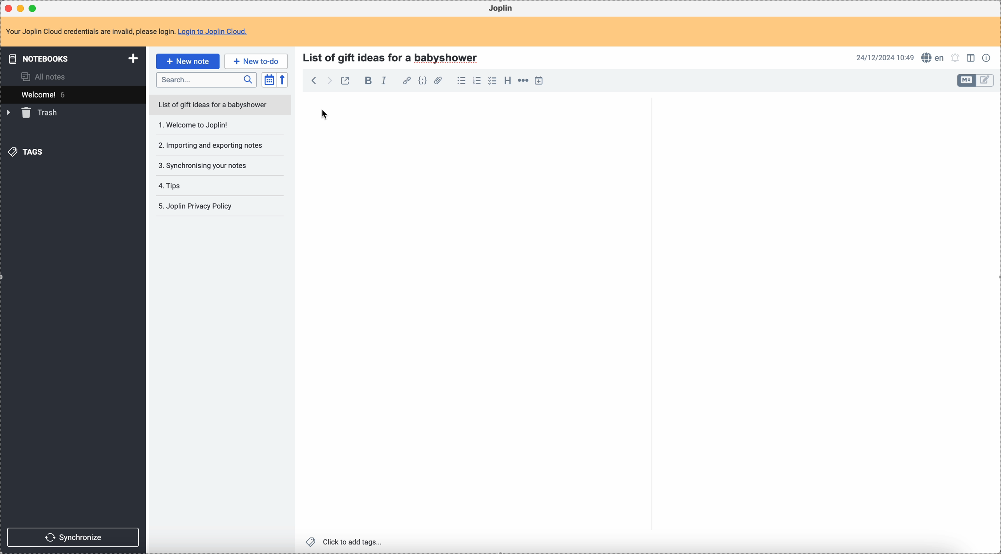 This screenshot has width=1001, height=554. Describe the element at coordinates (73, 94) in the screenshot. I see `welcome` at that location.